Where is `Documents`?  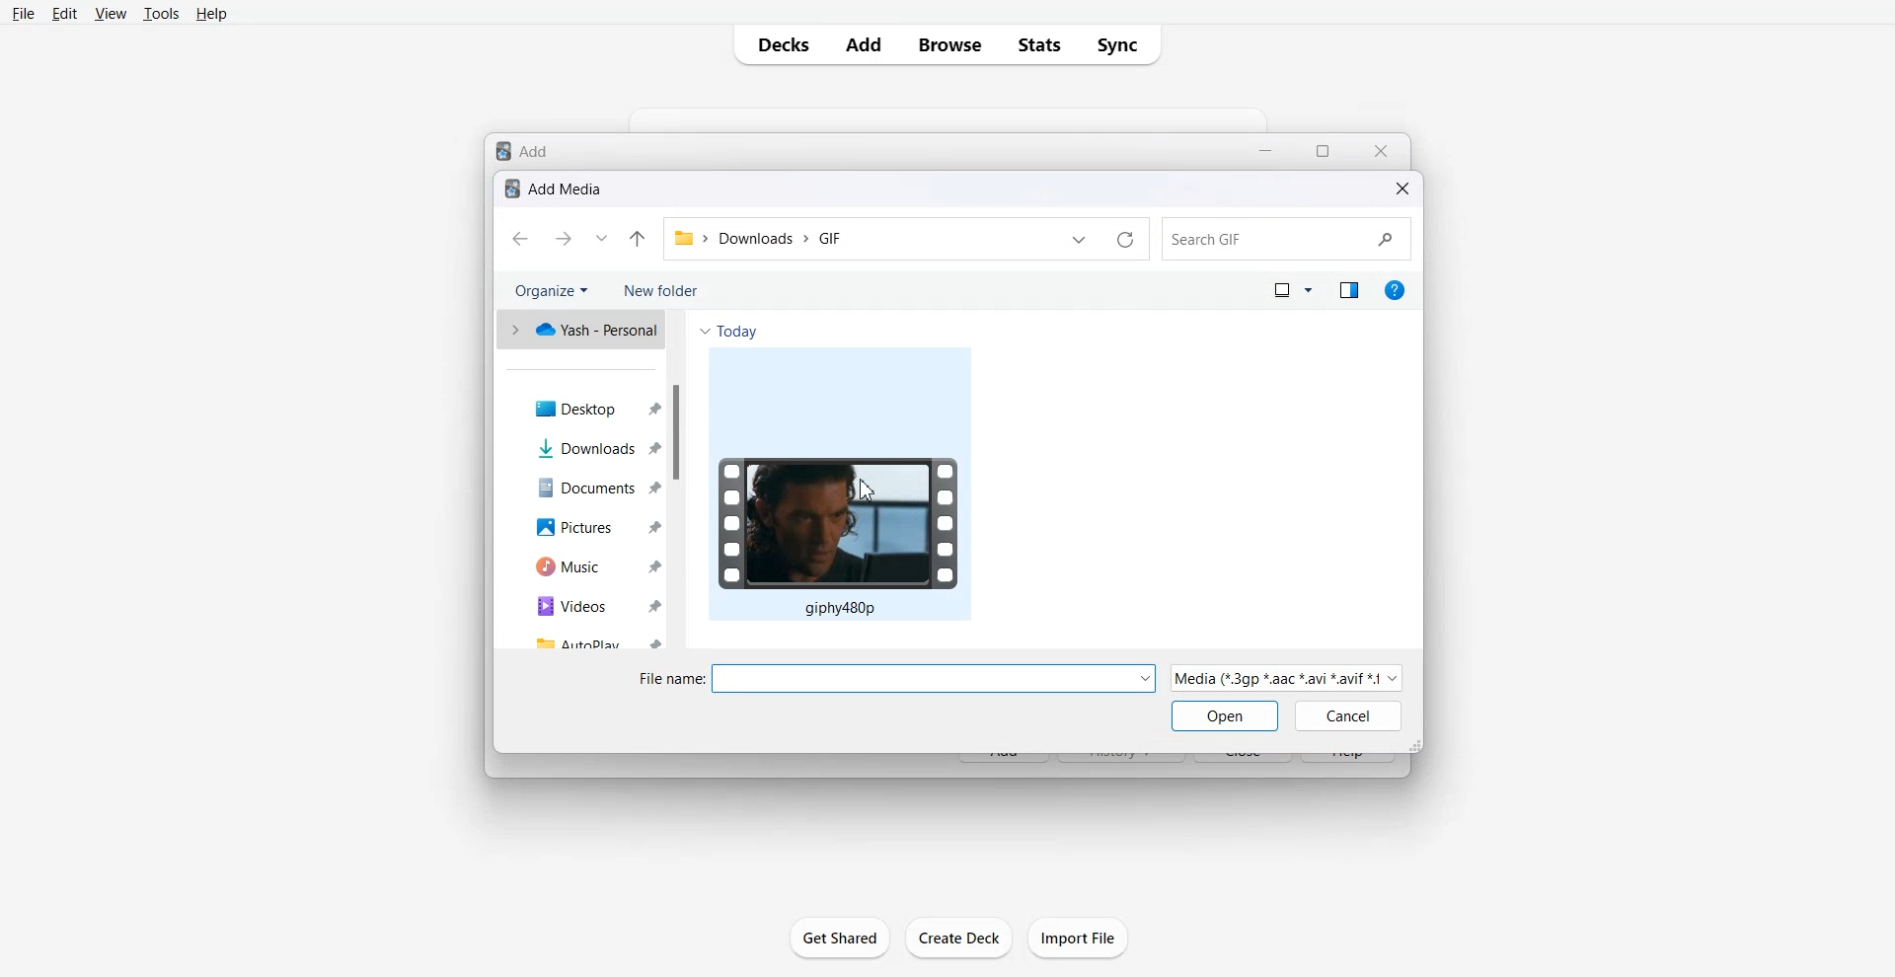
Documents is located at coordinates (587, 488).